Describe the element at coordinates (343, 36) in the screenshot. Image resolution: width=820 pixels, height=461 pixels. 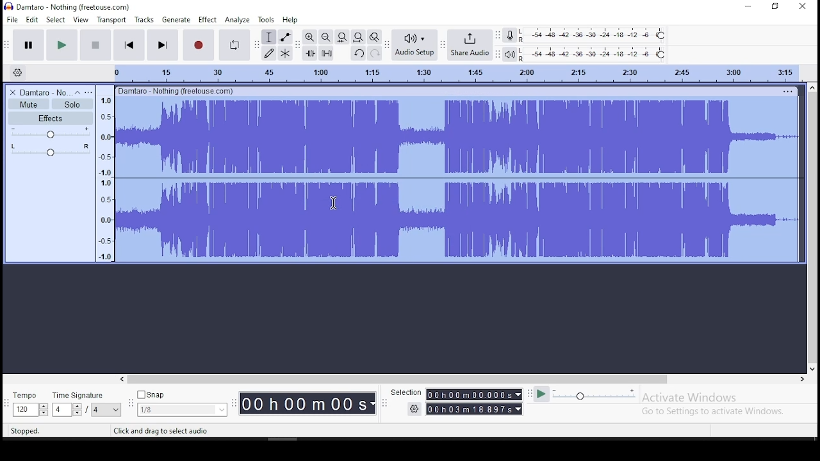
I see `fit project to width` at that location.